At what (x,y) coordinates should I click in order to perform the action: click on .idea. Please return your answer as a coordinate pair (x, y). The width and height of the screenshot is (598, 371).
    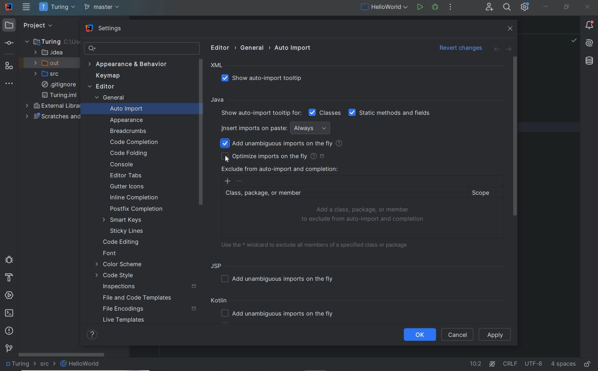
    Looking at the image, I should click on (49, 53).